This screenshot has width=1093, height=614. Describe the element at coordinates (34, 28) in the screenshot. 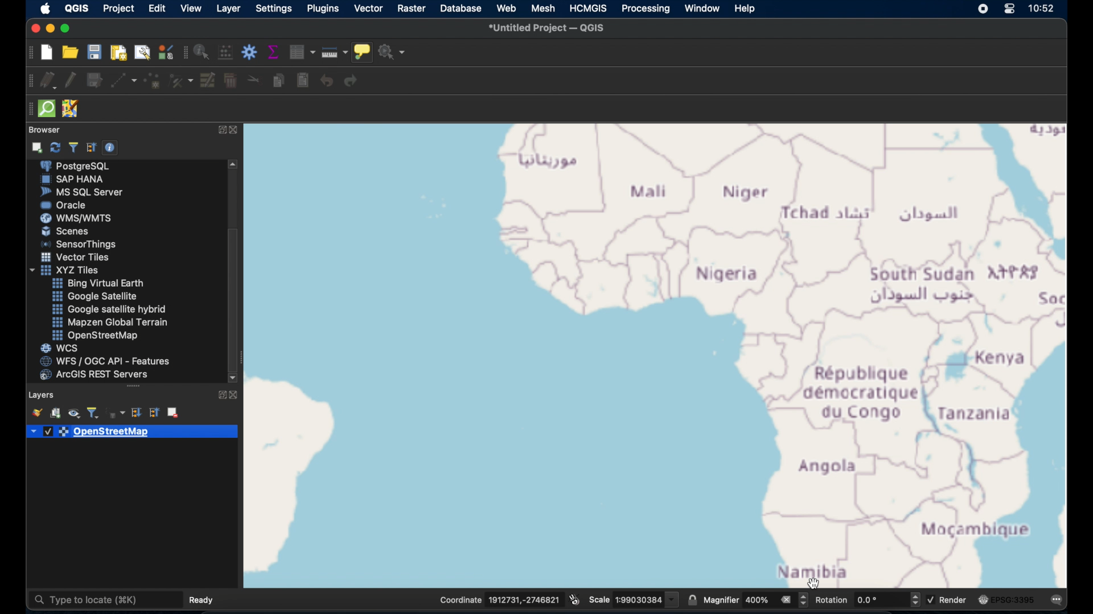

I see `close` at that location.